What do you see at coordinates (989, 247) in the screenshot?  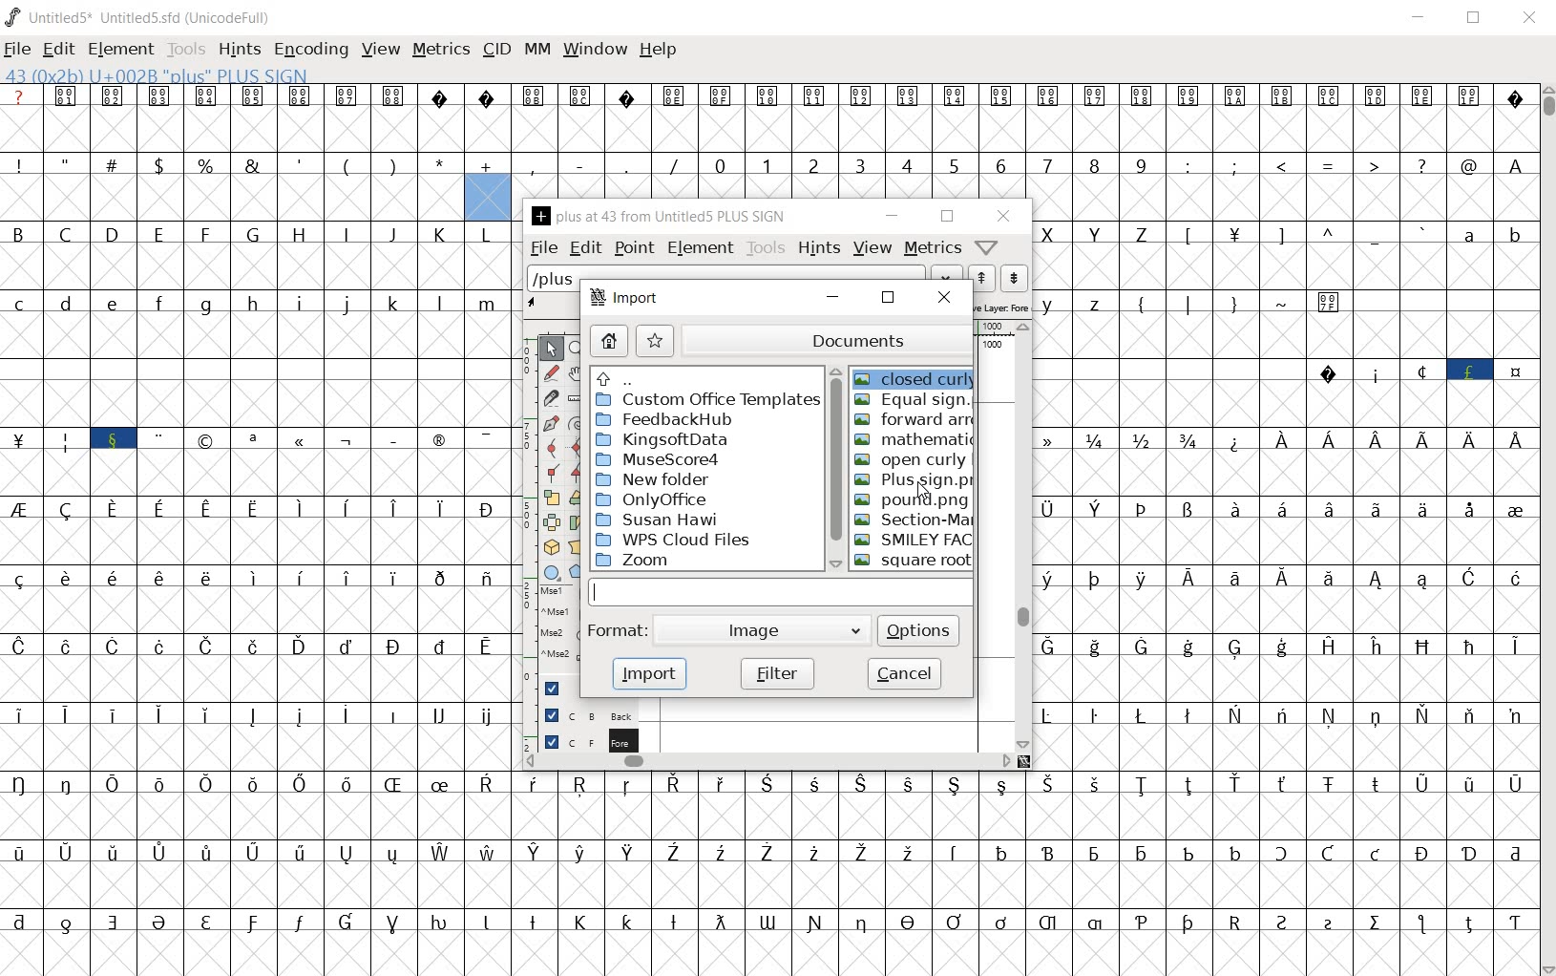 I see `Help/Window` at bounding box center [989, 247].